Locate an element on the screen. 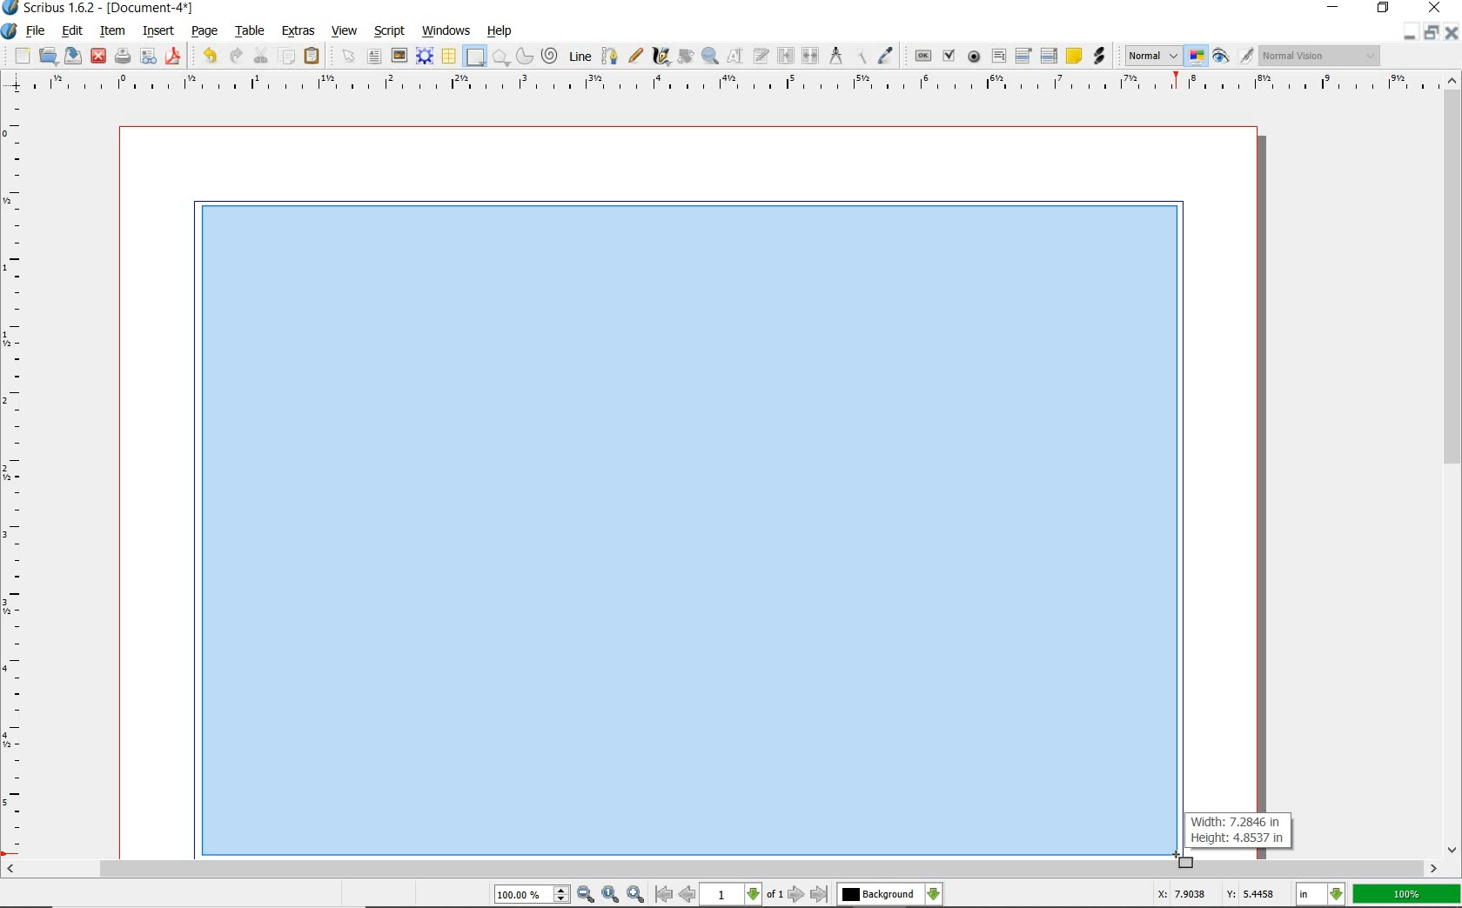 This screenshot has height=908, width=1462. extras is located at coordinates (297, 31).